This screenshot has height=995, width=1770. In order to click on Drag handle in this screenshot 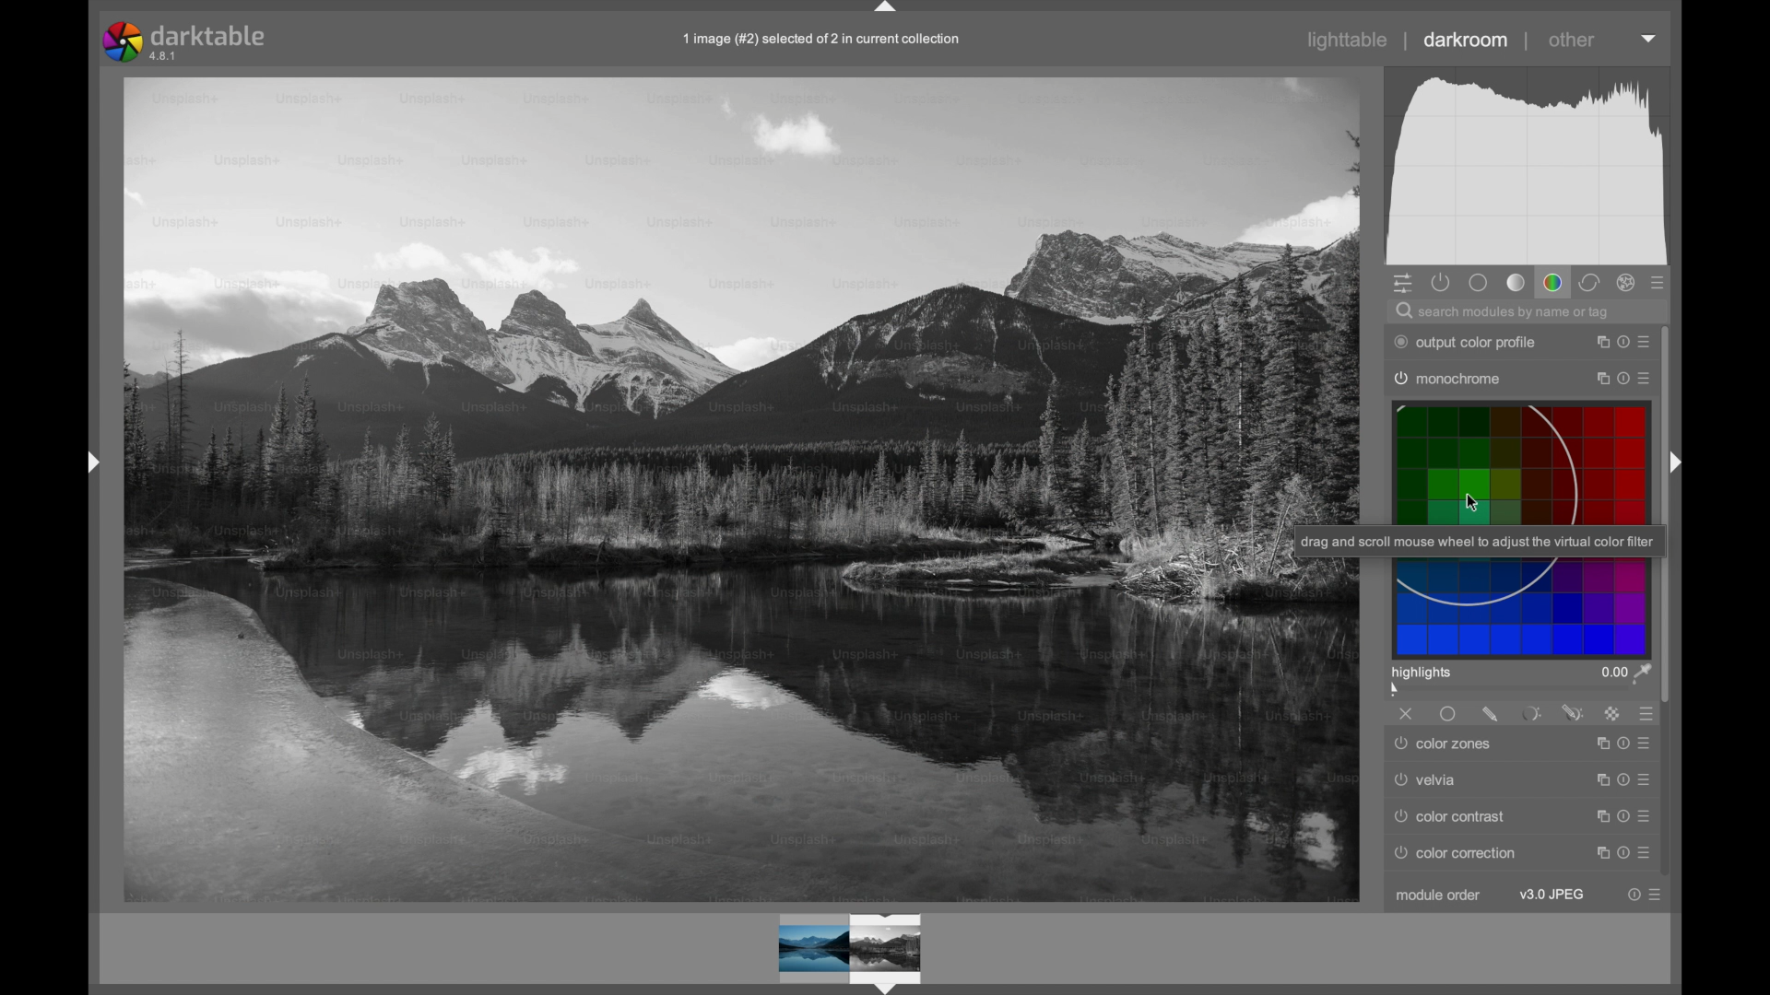, I will do `click(1678, 464)`.